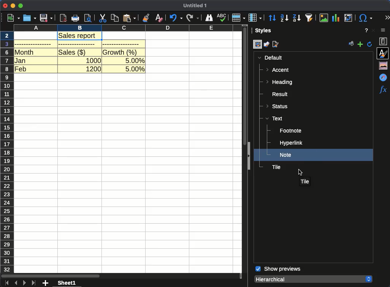 This screenshot has width=390, height=287. I want to click on add, so click(46, 283).